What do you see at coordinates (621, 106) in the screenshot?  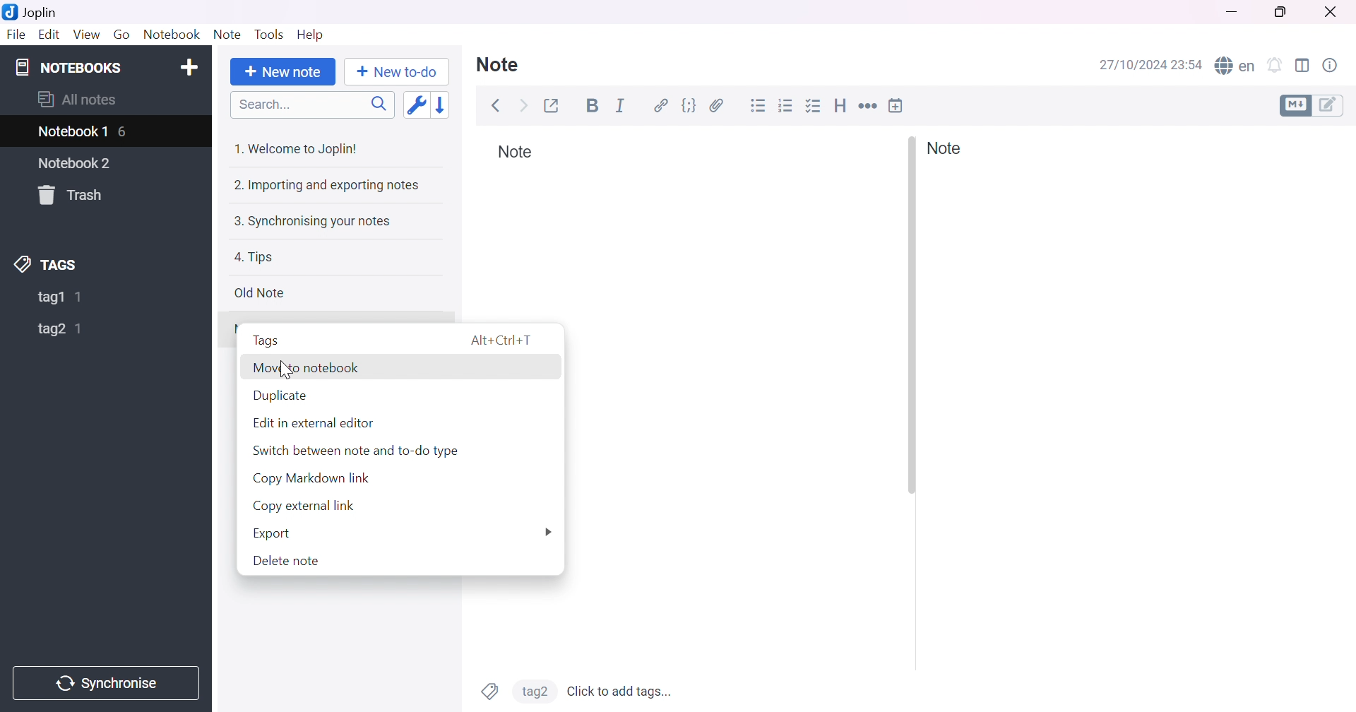 I see `Italic` at bounding box center [621, 106].